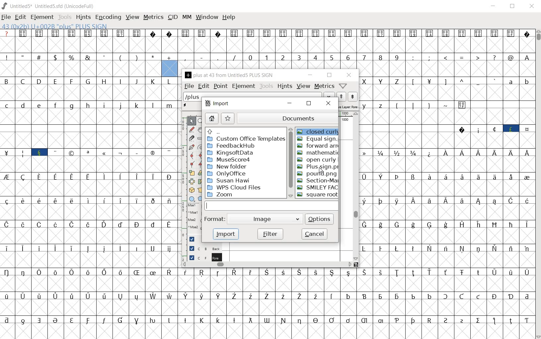 The height and width of the screenshot is (339, 541). Describe the element at coordinates (89, 89) in the screenshot. I see `alphabets` at that location.